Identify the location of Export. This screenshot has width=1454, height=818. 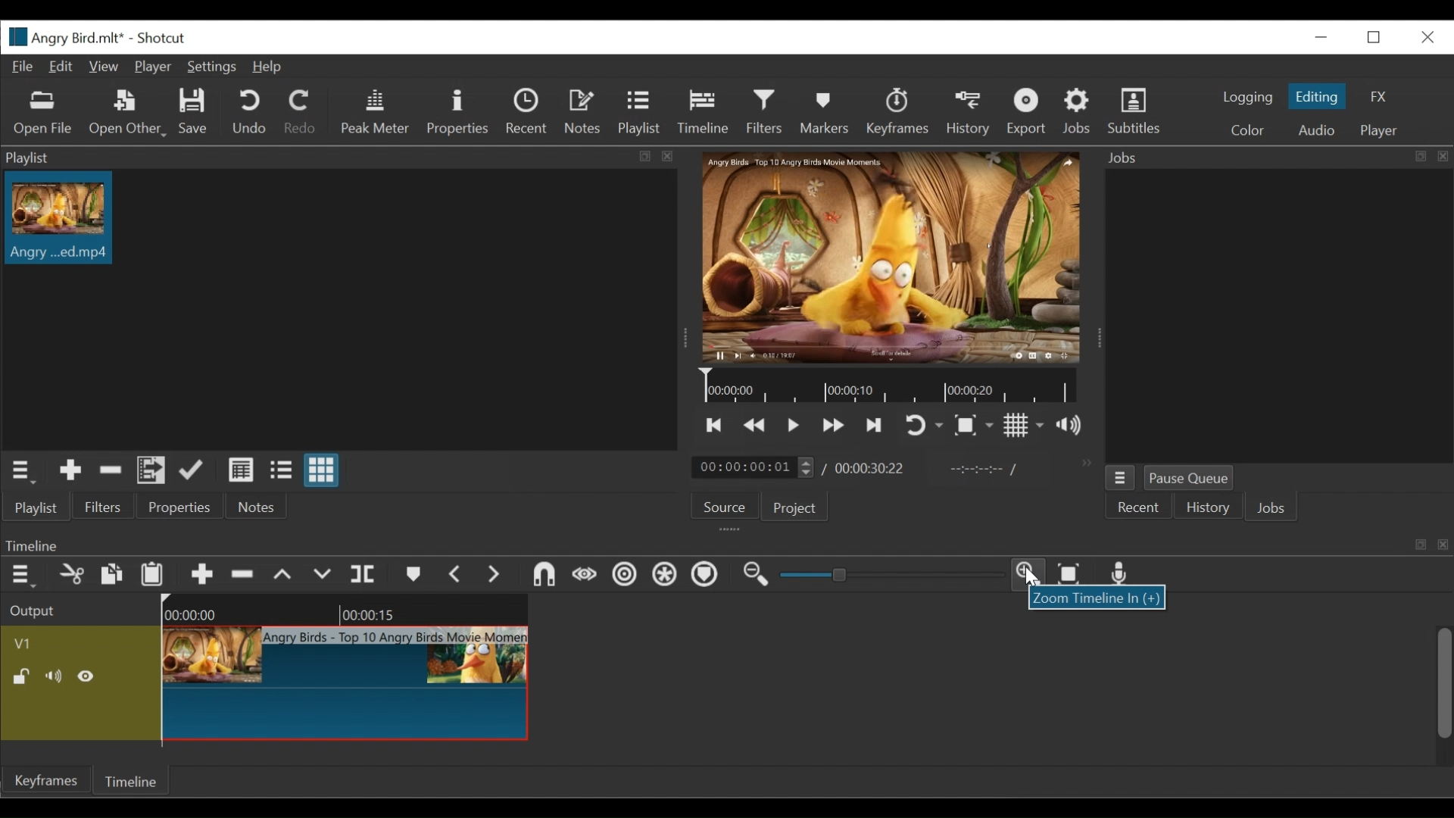
(1026, 114).